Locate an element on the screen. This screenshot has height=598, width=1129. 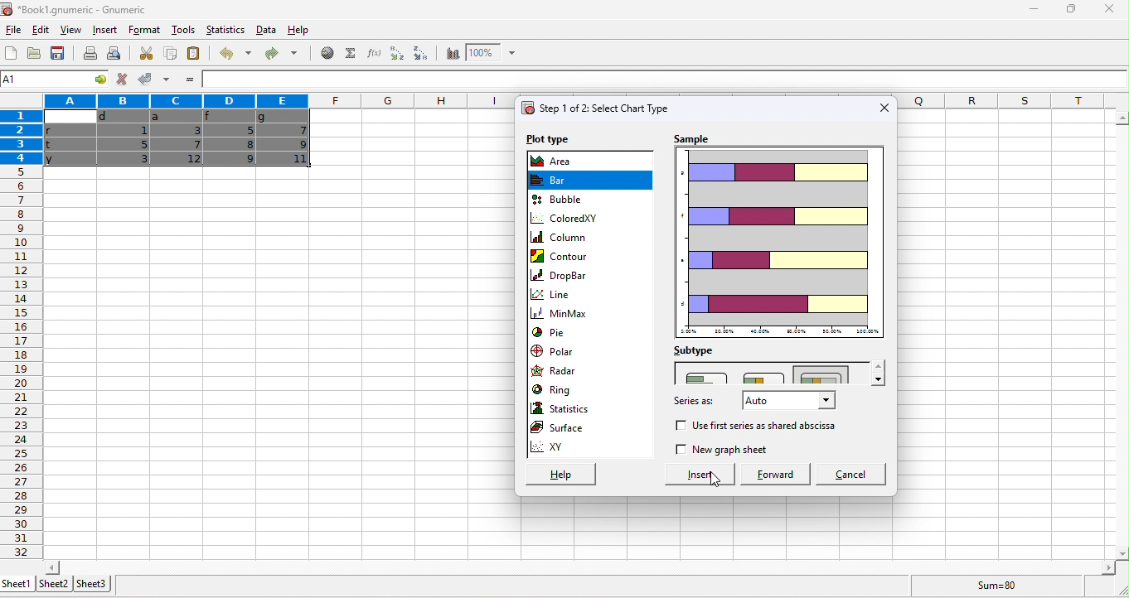
cell options is located at coordinates (97, 80).